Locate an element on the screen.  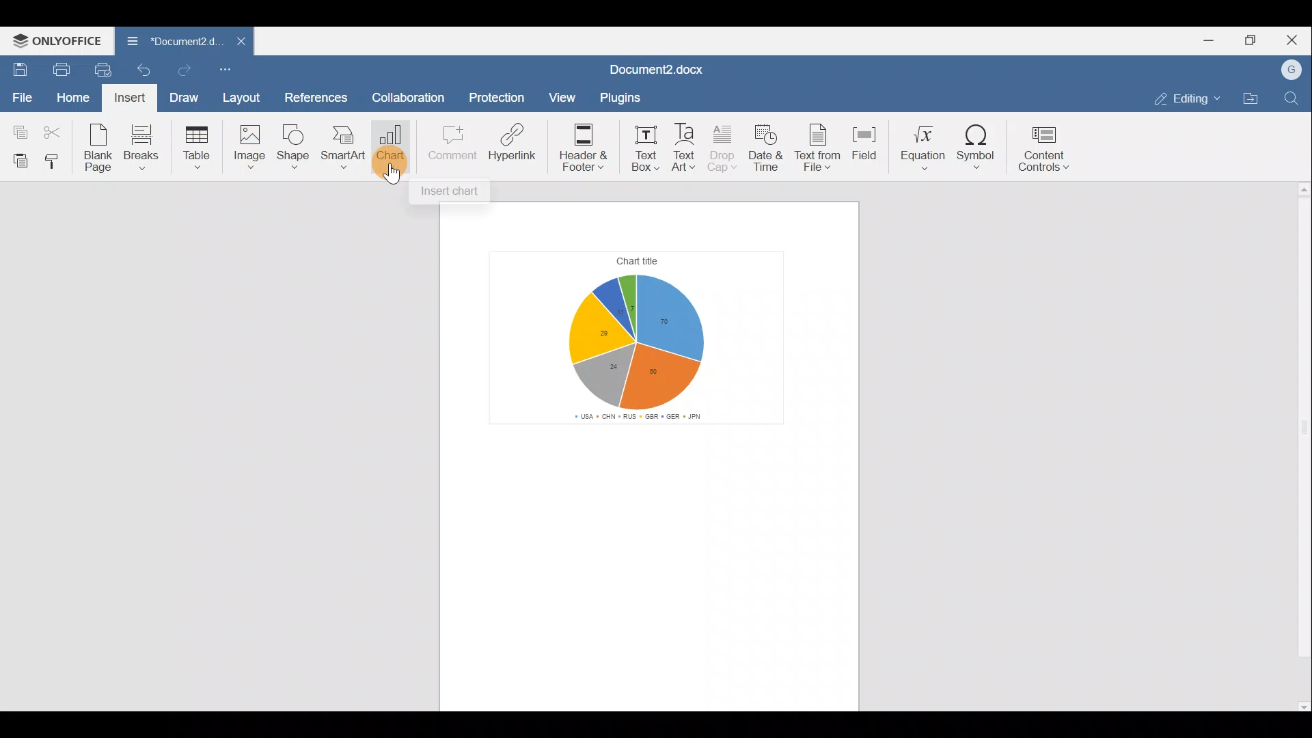
Pie Chart is located at coordinates (646, 338).